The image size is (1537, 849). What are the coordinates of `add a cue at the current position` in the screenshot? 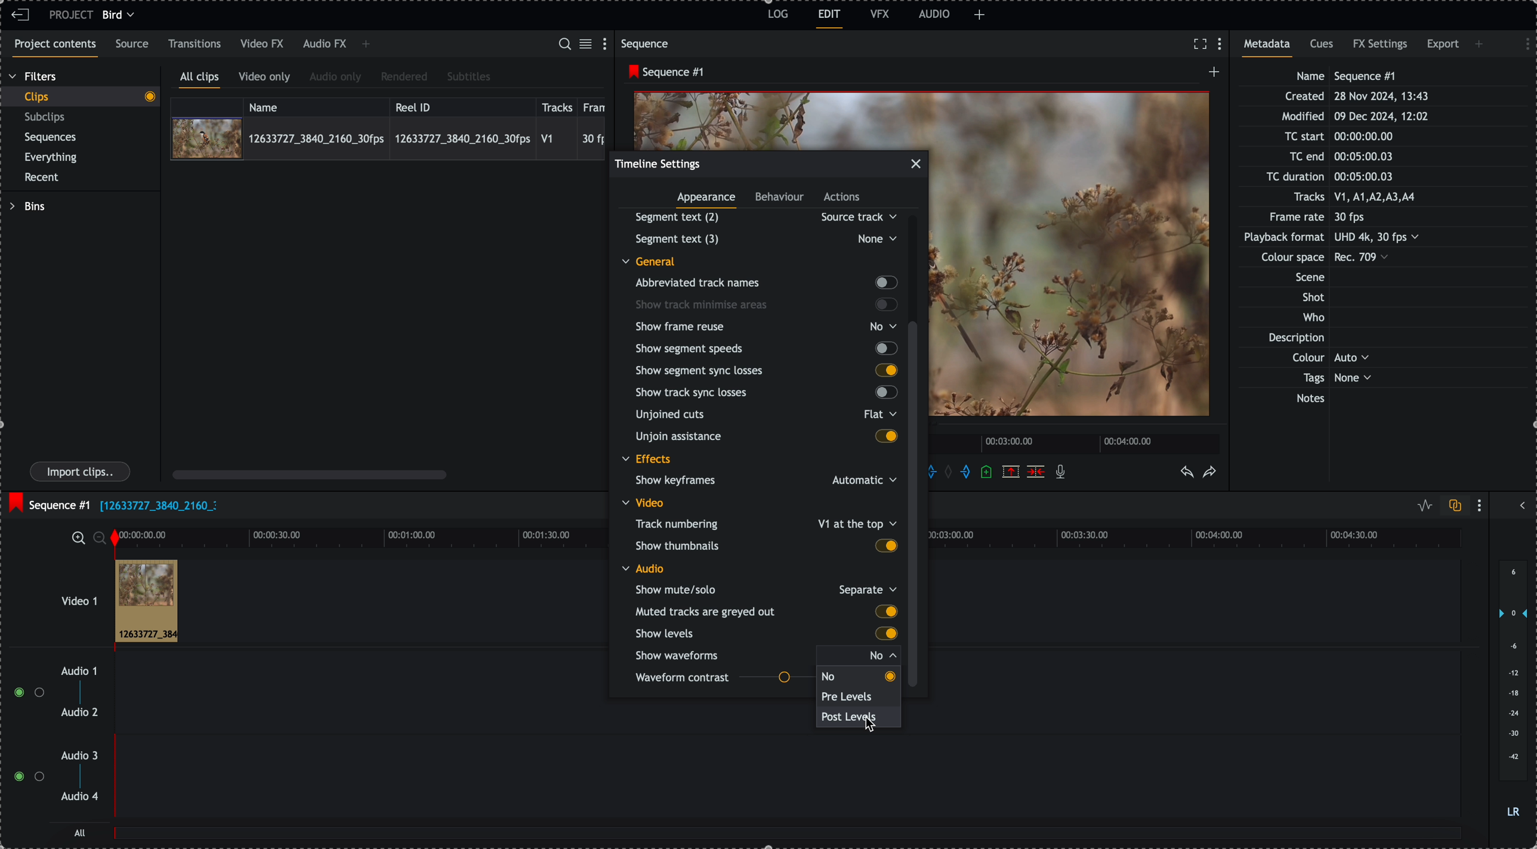 It's located at (987, 473).